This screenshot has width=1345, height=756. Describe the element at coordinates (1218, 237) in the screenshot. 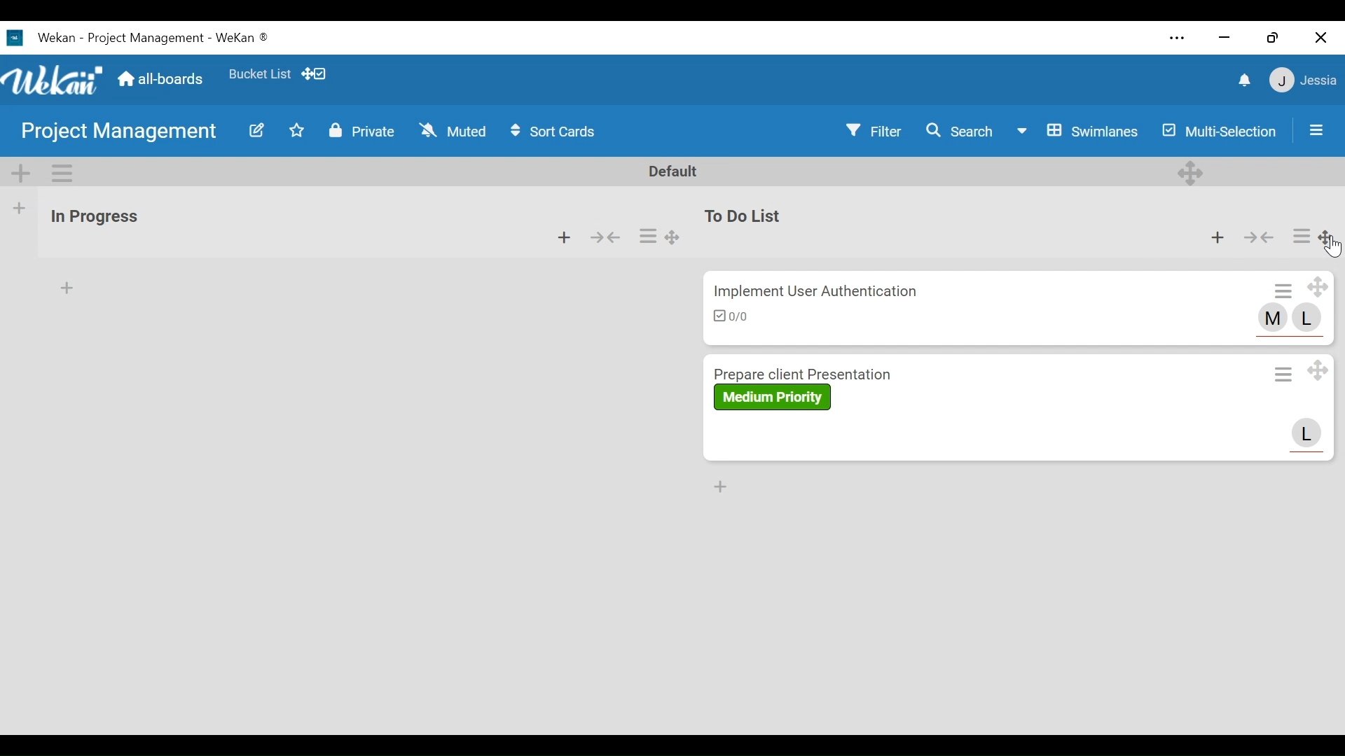

I see `Add card to the top of list` at that location.